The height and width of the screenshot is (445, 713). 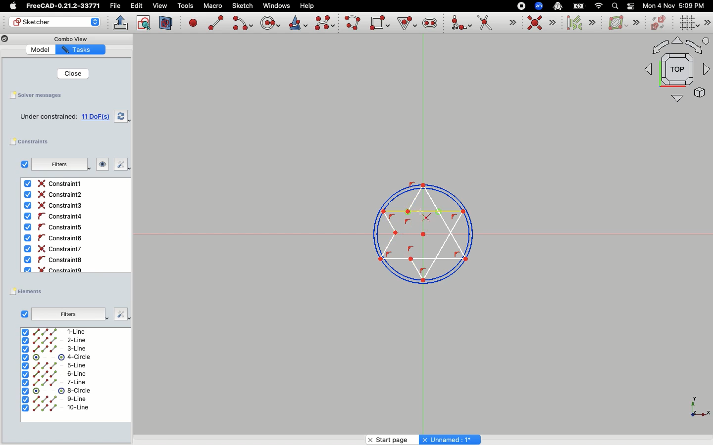 What do you see at coordinates (54, 260) in the screenshot?
I see `Constraint8` at bounding box center [54, 260].